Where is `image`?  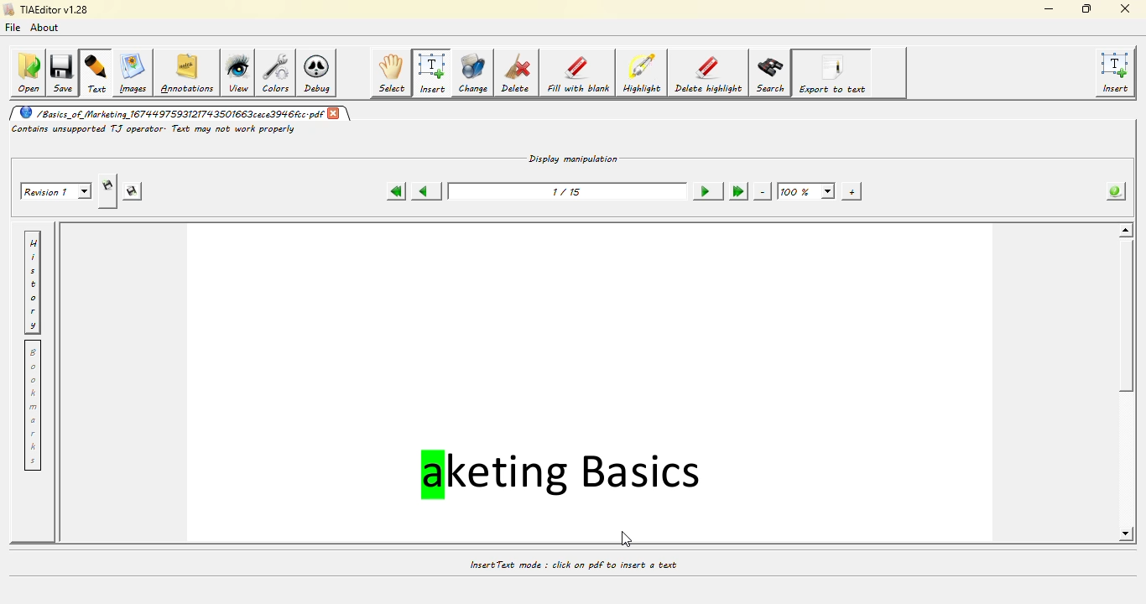
image is located at coordinates (133, 72).